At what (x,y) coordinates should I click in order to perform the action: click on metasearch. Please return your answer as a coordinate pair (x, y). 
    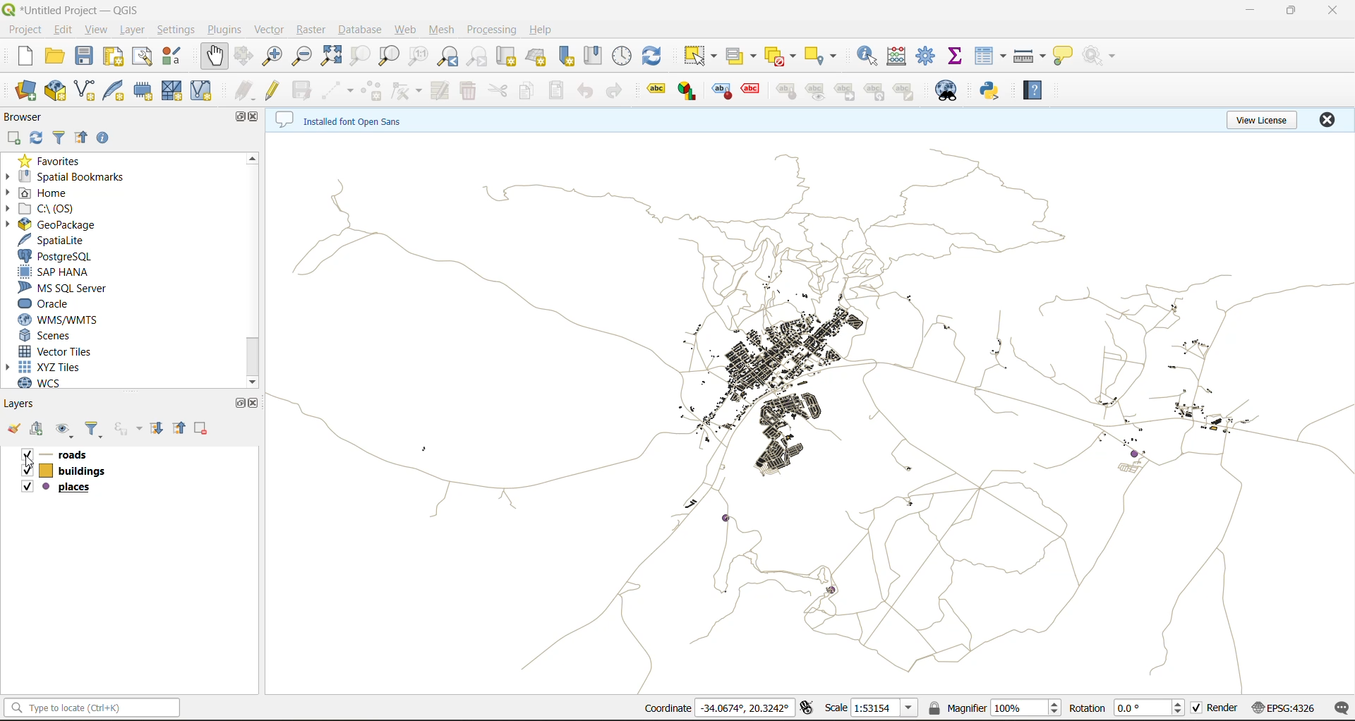
    Looking at the image, I should click on (948, 91).